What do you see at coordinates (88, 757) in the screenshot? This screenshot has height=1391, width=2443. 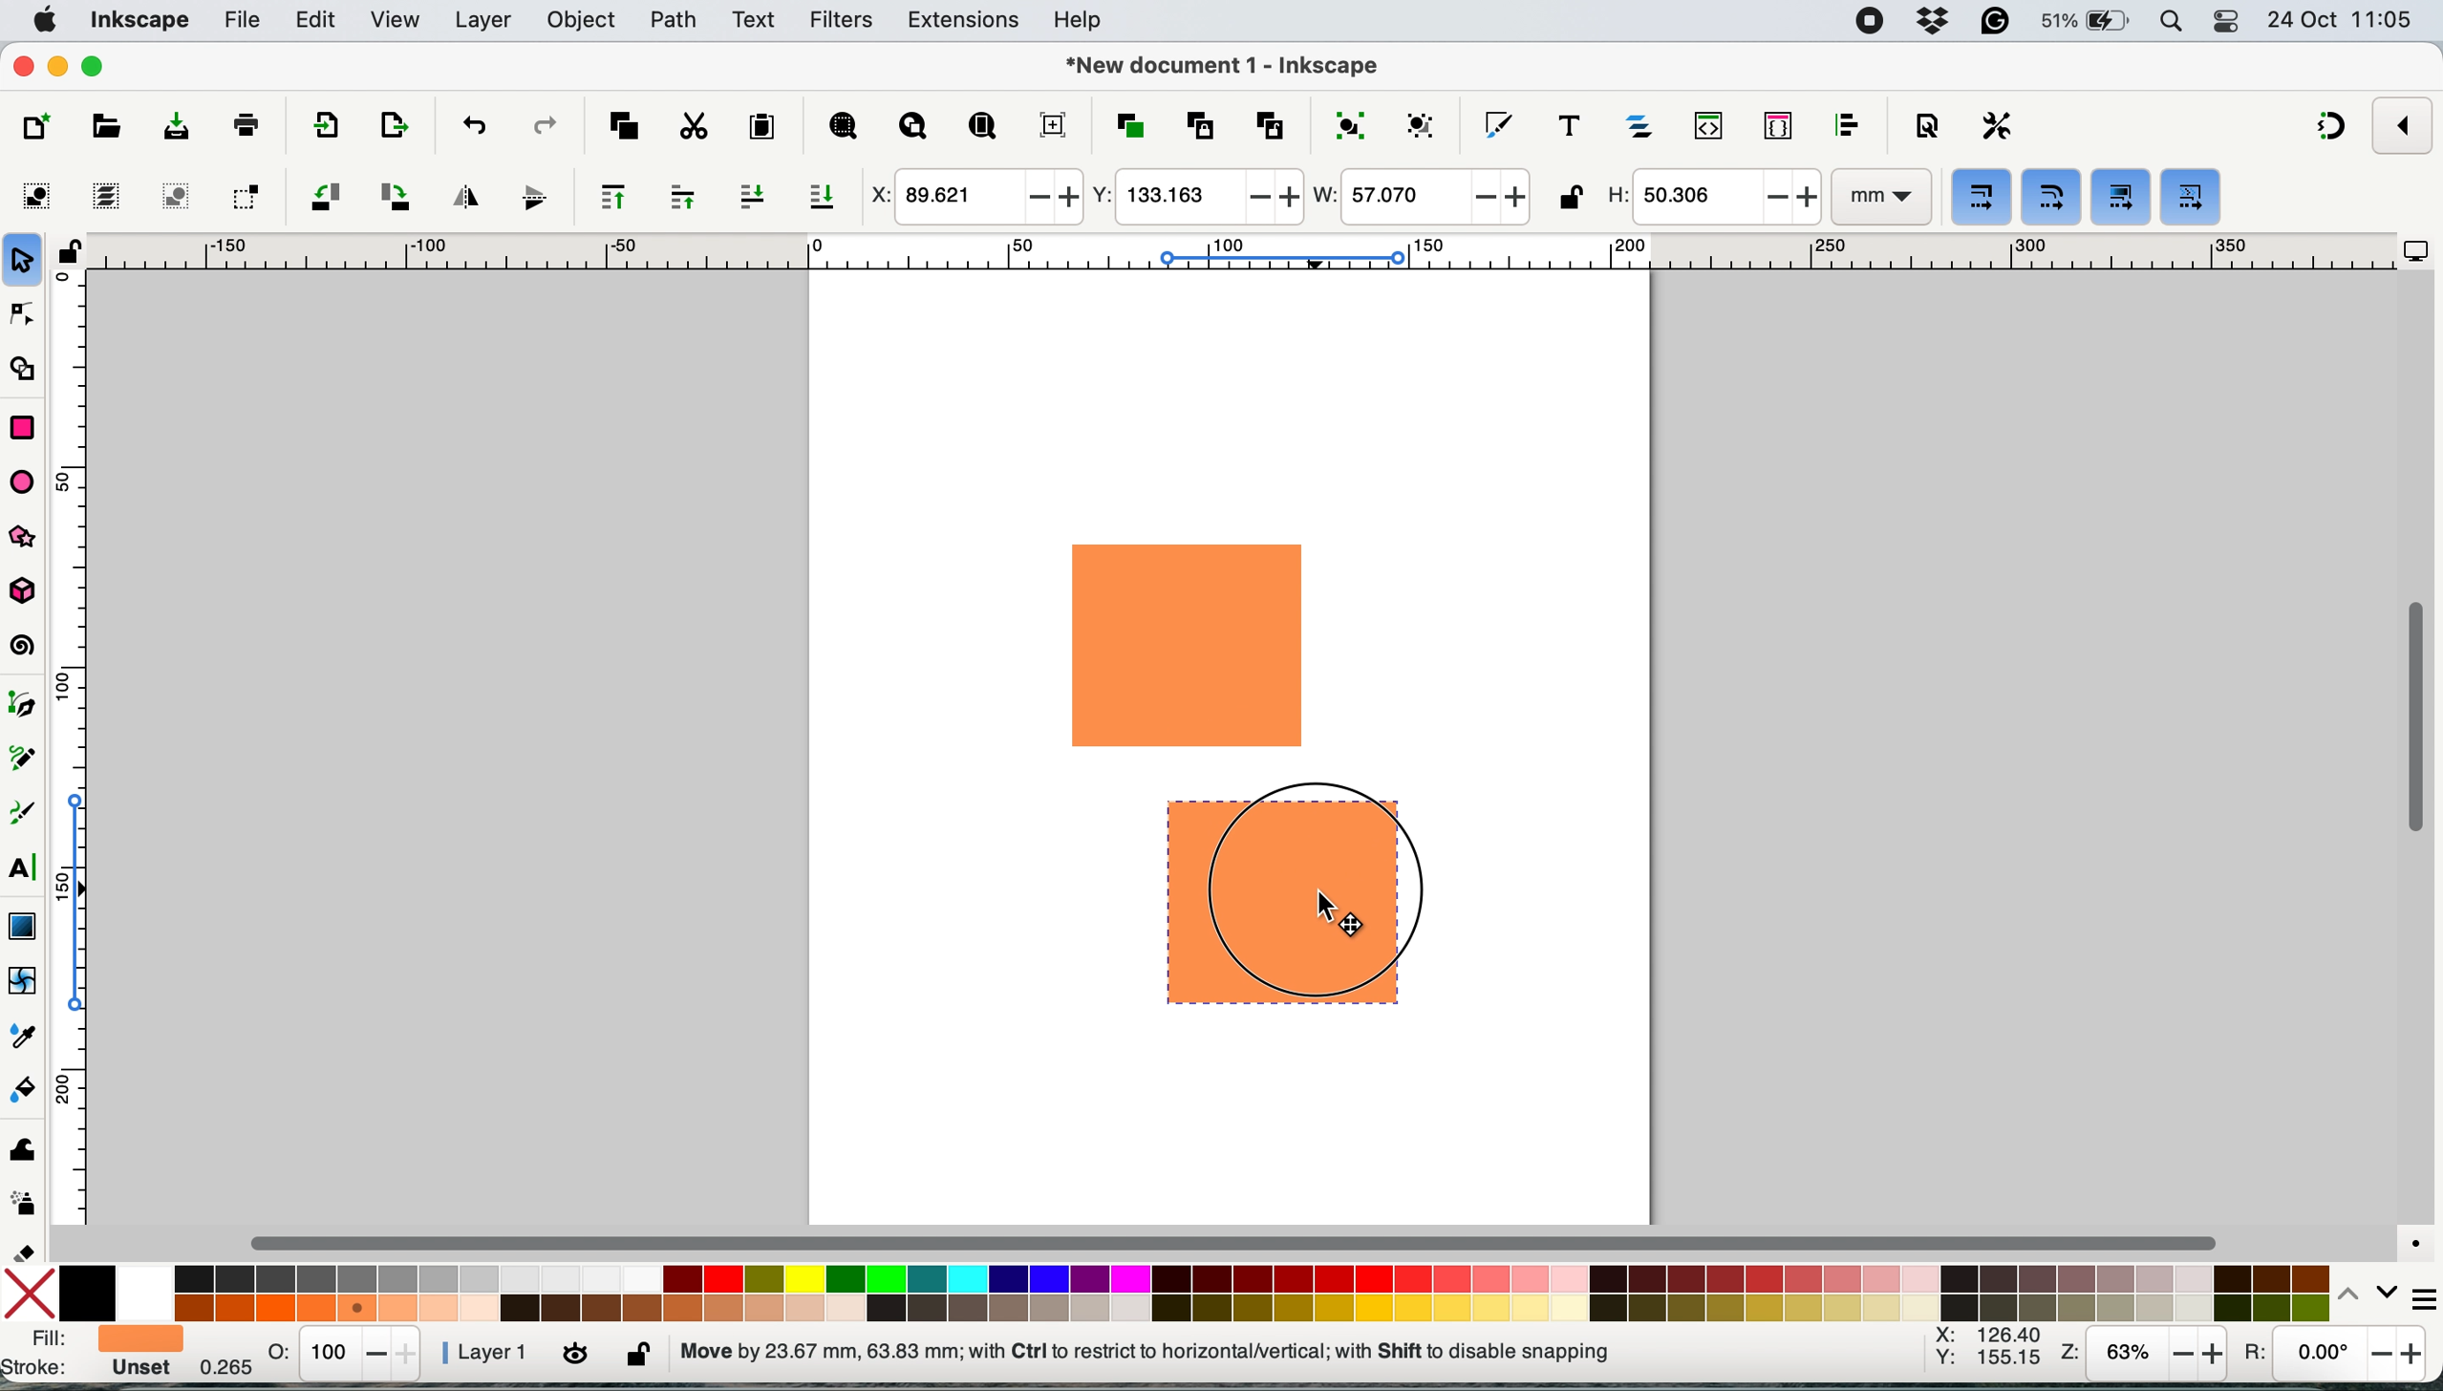 I see `vertical scale` at bounding box center [88, 757].